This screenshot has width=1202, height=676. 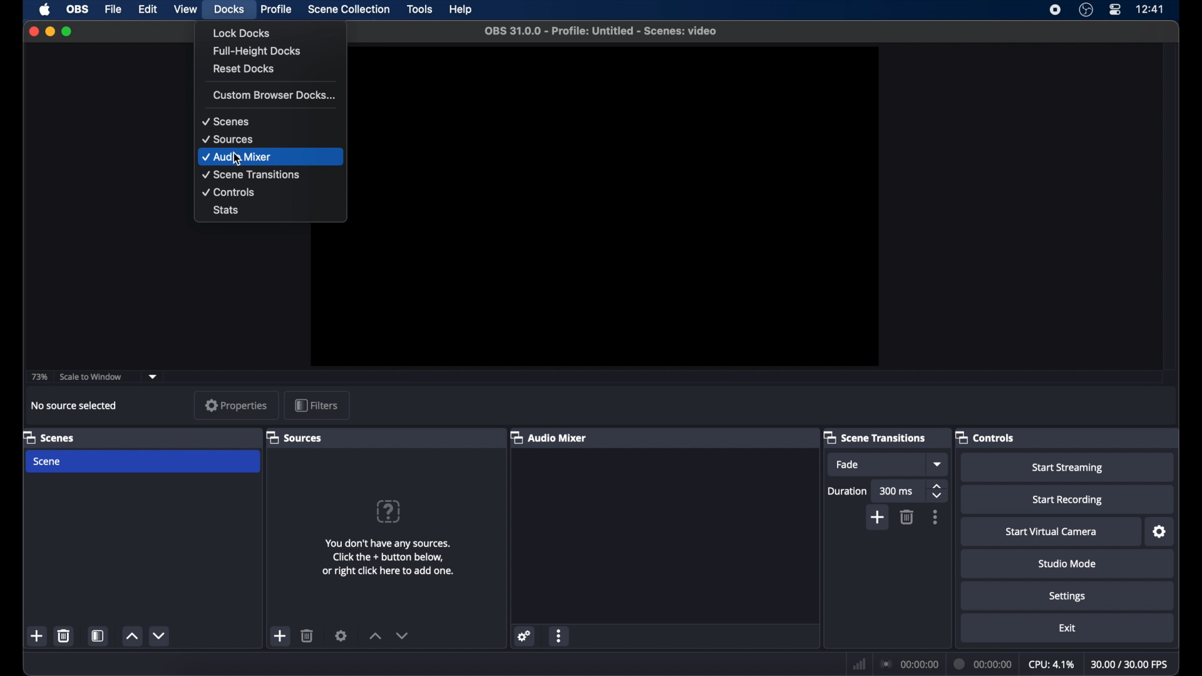 I want to click on scale to window, so click(x=91, y=376).